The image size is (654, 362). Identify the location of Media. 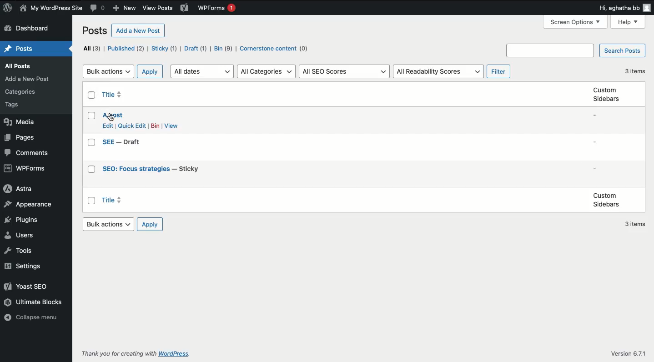
(22, 121).